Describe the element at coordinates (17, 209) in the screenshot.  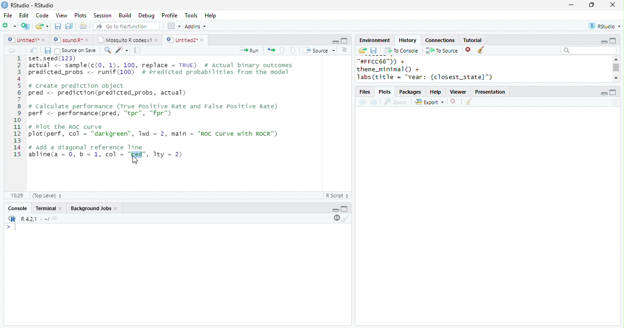
I see `console` at that location.